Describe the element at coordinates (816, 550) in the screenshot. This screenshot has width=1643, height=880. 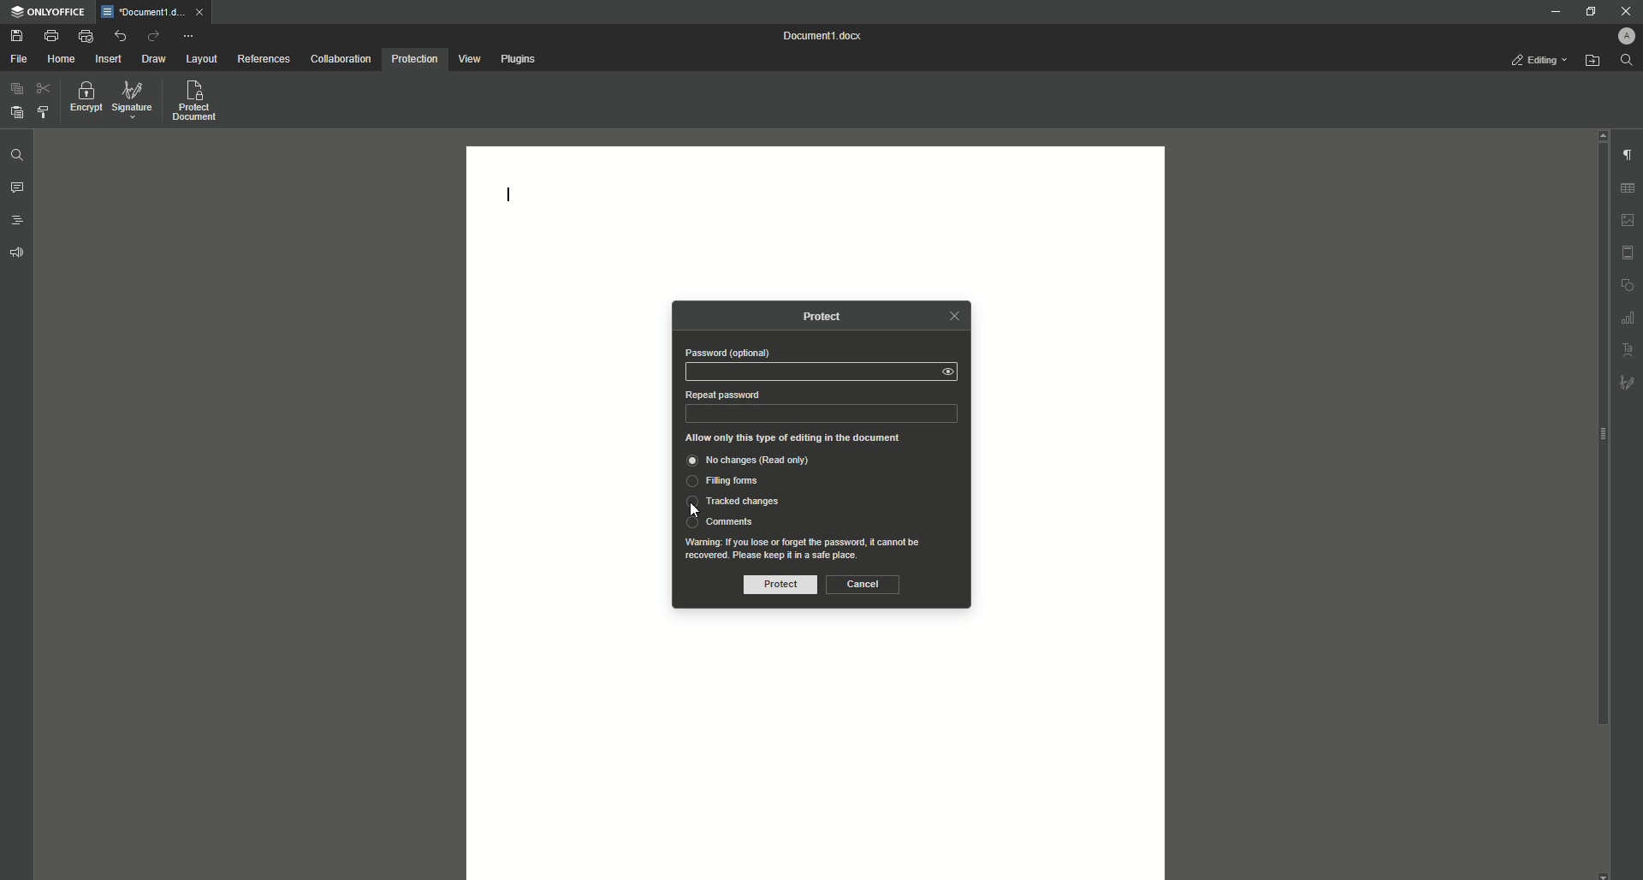
I see `Waning: If you lose or forget the password, it cannot berecovered. Please keep it in a safe place.` at that location.